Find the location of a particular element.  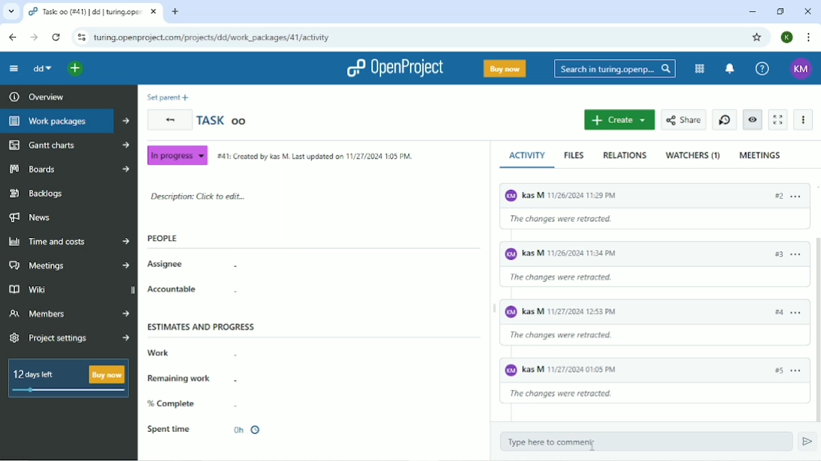

KM Kas M 11/26/2024 11:29 PM is located at coordinates (627, 194).